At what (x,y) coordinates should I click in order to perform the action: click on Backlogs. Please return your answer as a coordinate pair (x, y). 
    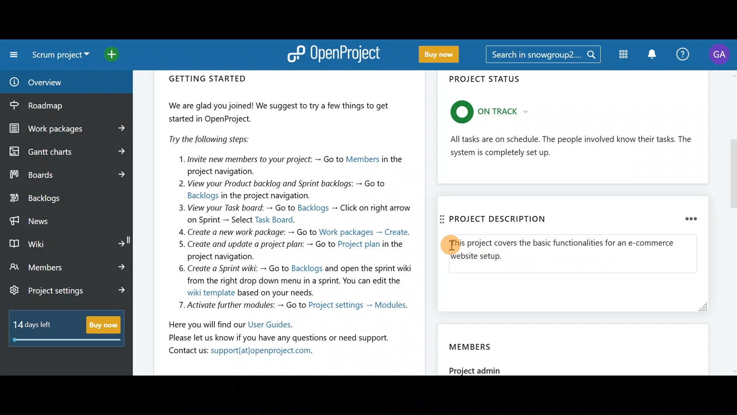
    Looking at the image, I should click on (60, 199).